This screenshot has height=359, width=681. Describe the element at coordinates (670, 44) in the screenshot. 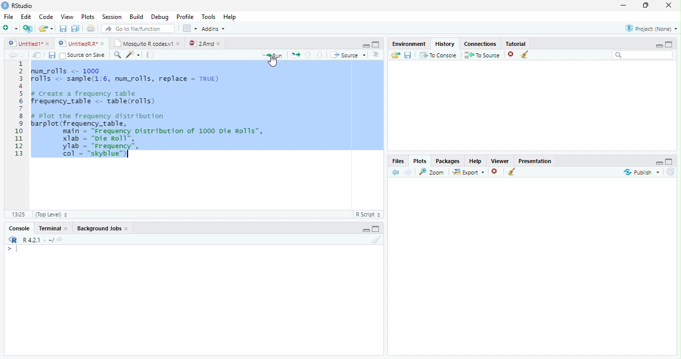

I see `Full Height` at that location.